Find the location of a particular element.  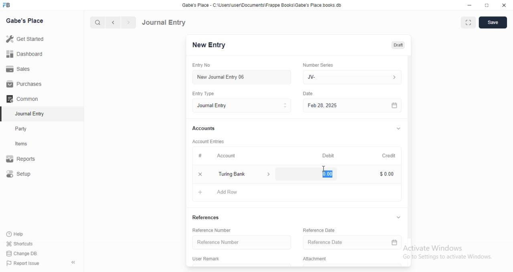

‘Account Entries. is located at coordinates (212, 141).